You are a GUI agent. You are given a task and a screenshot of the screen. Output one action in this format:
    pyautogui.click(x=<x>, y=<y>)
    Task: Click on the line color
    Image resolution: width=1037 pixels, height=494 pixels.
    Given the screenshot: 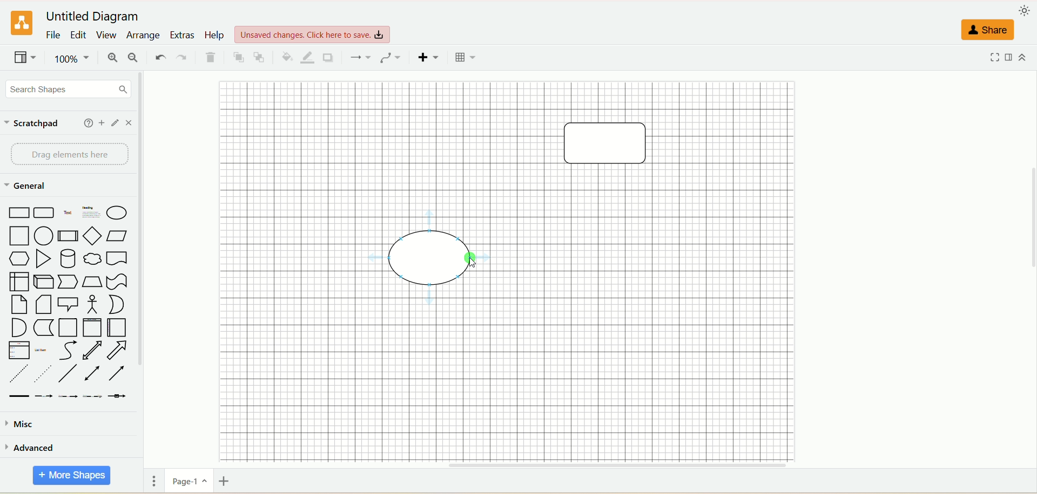 What is the action you would take?
    pyautogui.click(x=307, y=58)
    